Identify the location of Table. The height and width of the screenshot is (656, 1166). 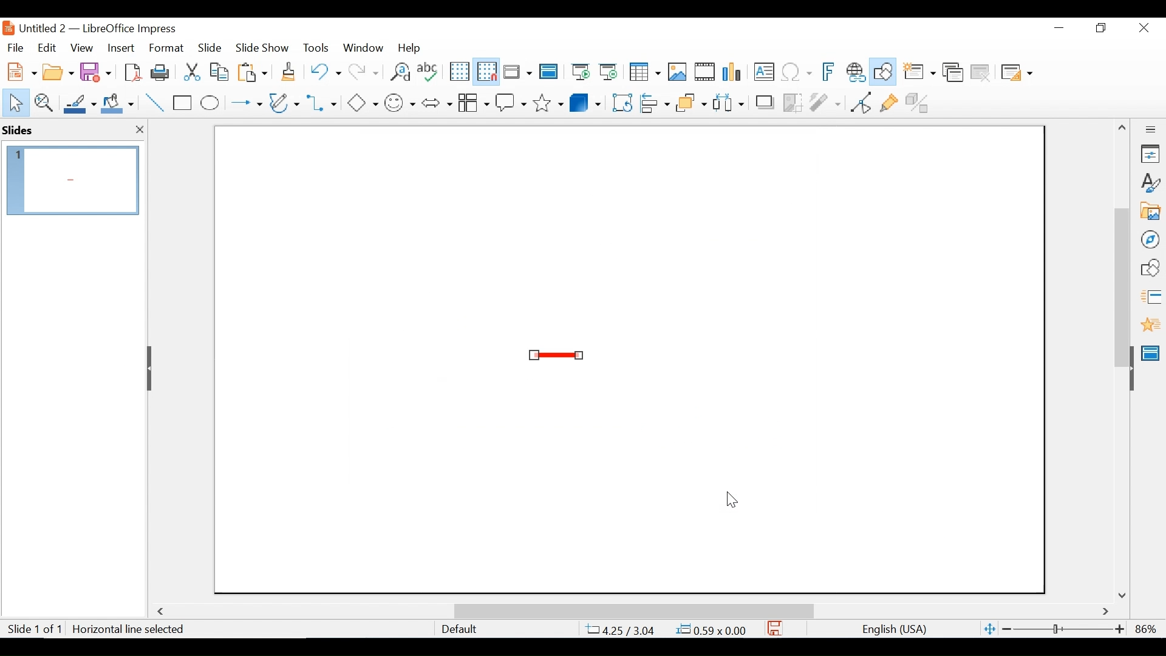
(644, 72).